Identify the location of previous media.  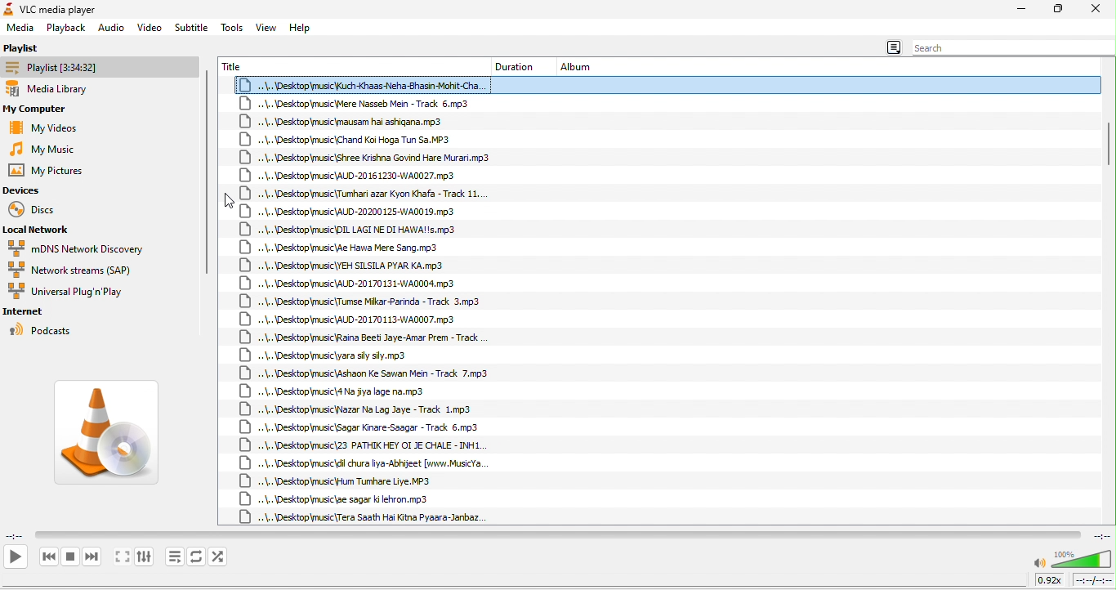
(48, 557).